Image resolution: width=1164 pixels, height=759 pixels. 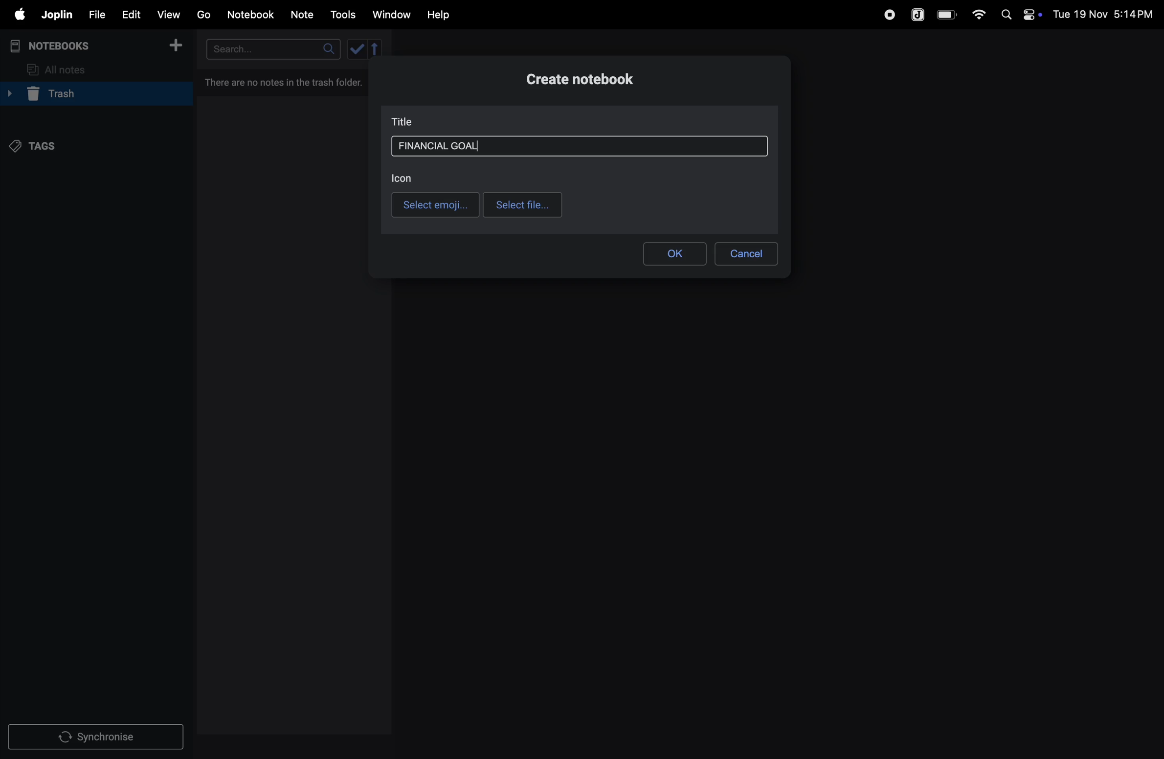 I want to click on date and time, so click(x=1106, y=13).